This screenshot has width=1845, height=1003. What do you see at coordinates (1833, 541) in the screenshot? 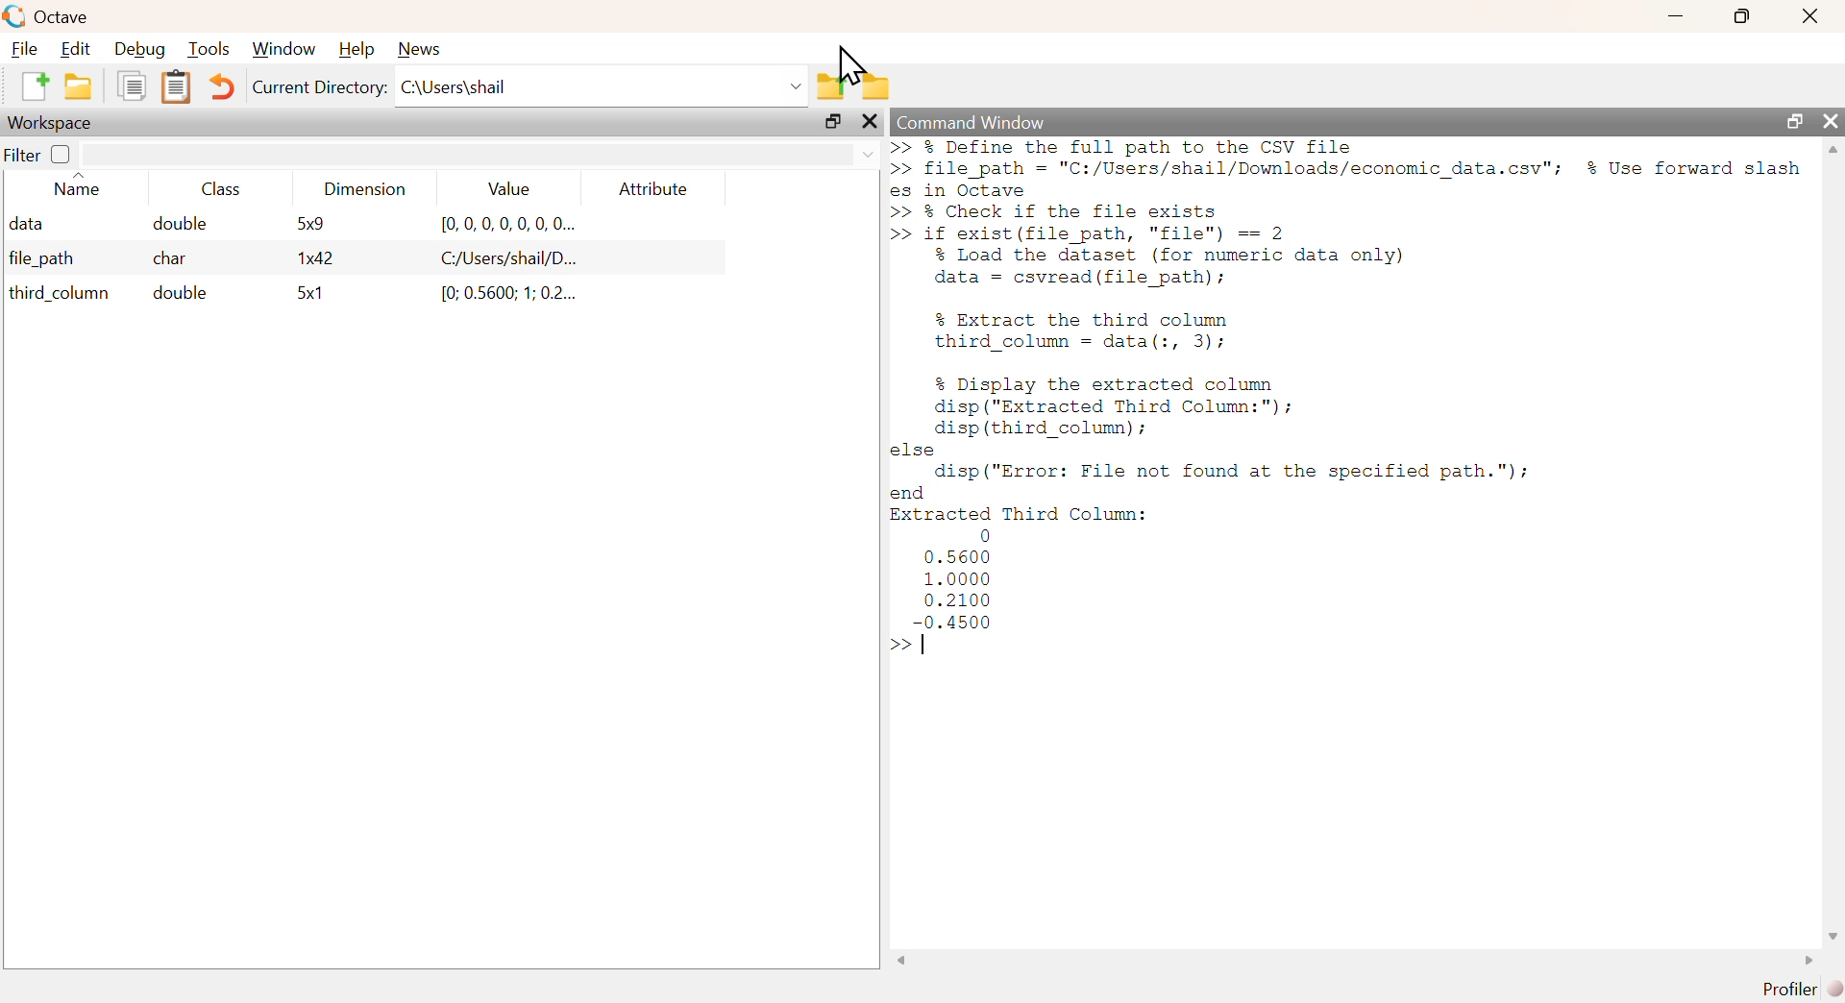
I see `vertical scroll bar` at bounding box center [1833, 541].